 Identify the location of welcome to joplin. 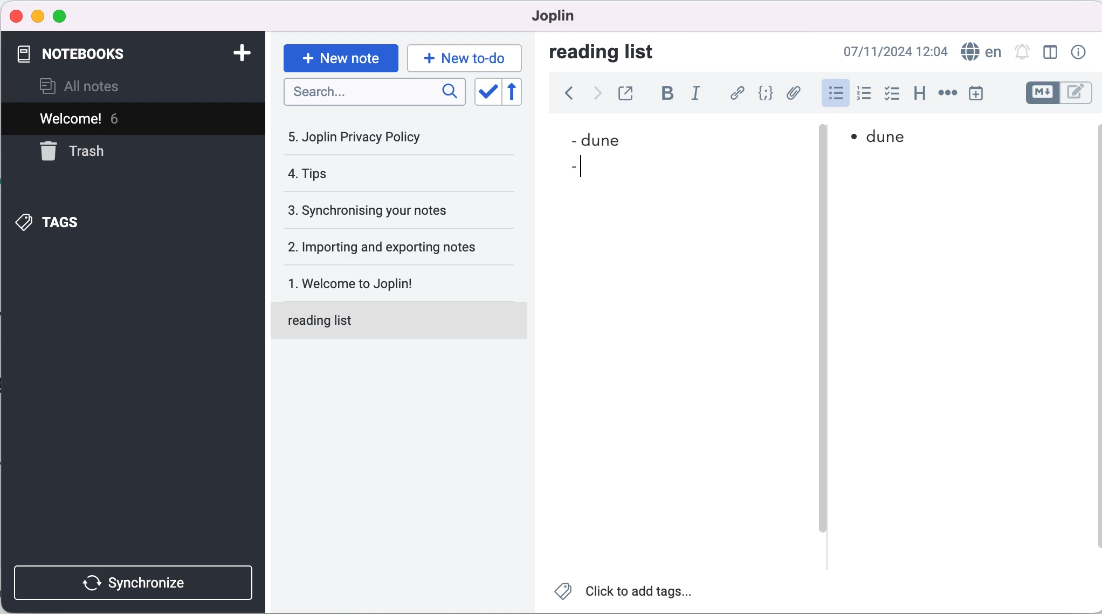
(402, 278).